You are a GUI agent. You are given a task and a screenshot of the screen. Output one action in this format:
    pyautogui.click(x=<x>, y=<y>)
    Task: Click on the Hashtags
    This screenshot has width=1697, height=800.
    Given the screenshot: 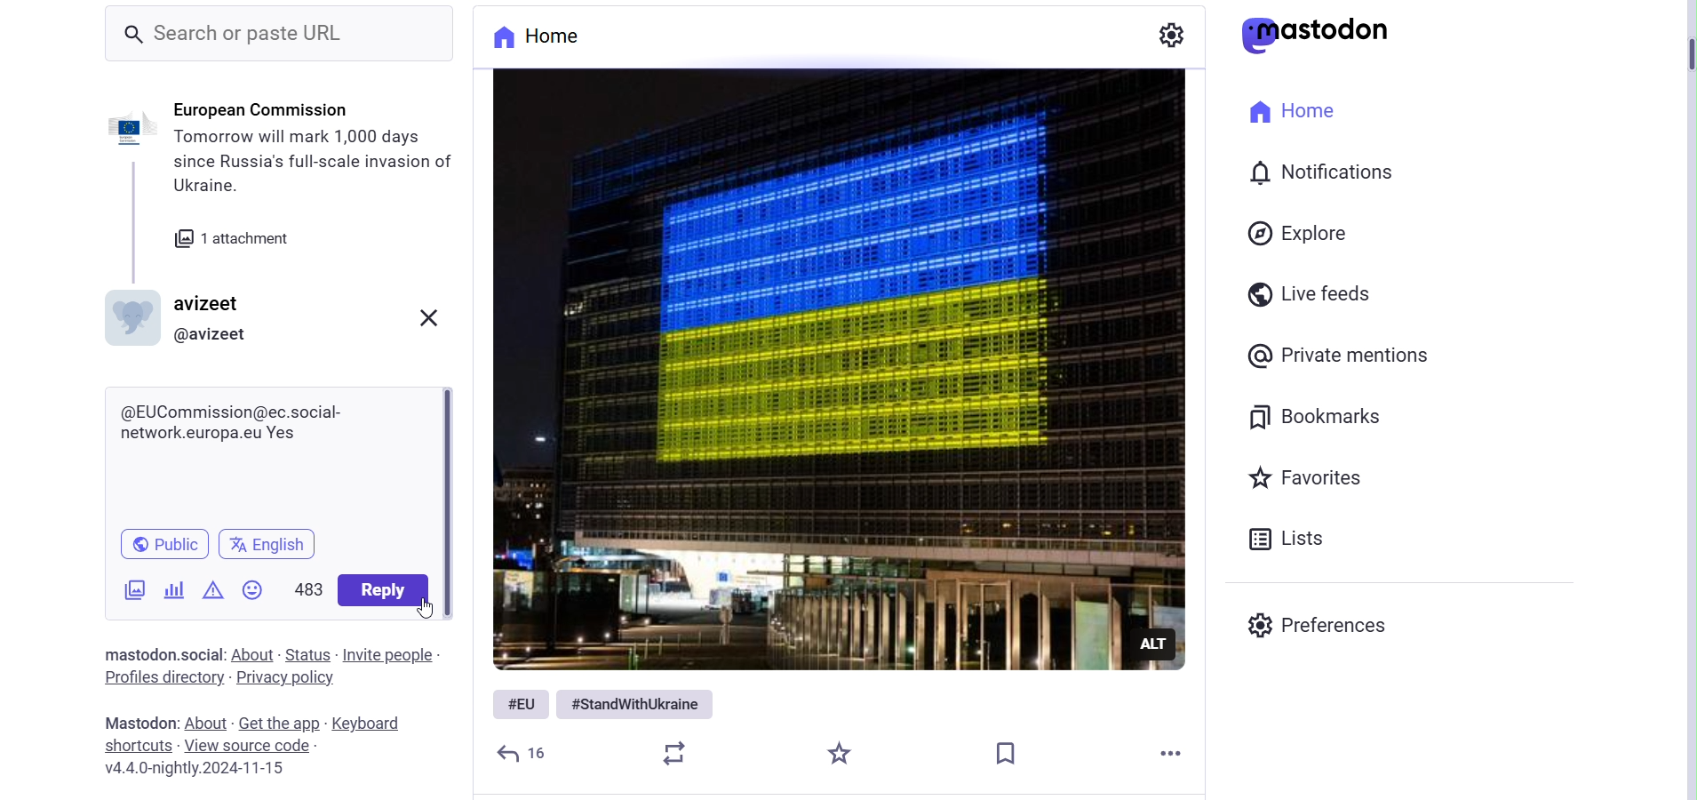 What is the action you would take?
    pyautogui.click(x=605, y=703)
    